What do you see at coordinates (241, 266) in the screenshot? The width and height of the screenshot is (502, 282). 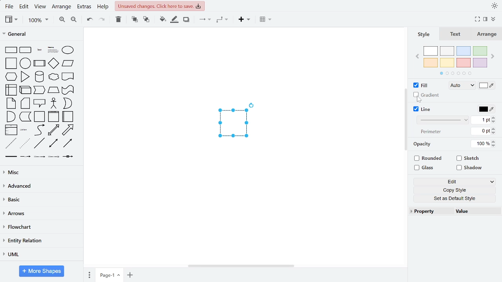 I see `horizontal scrollbar` at bounding box center [241, 266].